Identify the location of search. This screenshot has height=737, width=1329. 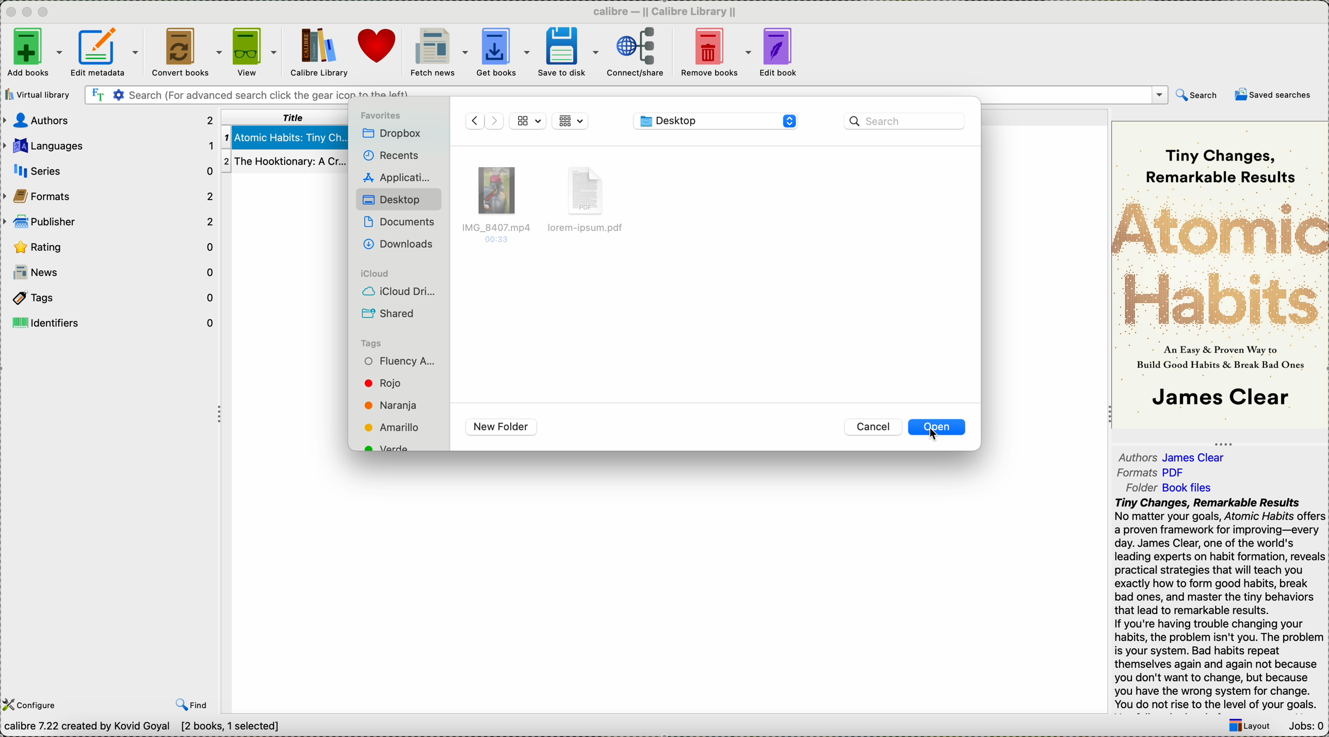
(1196, 94).